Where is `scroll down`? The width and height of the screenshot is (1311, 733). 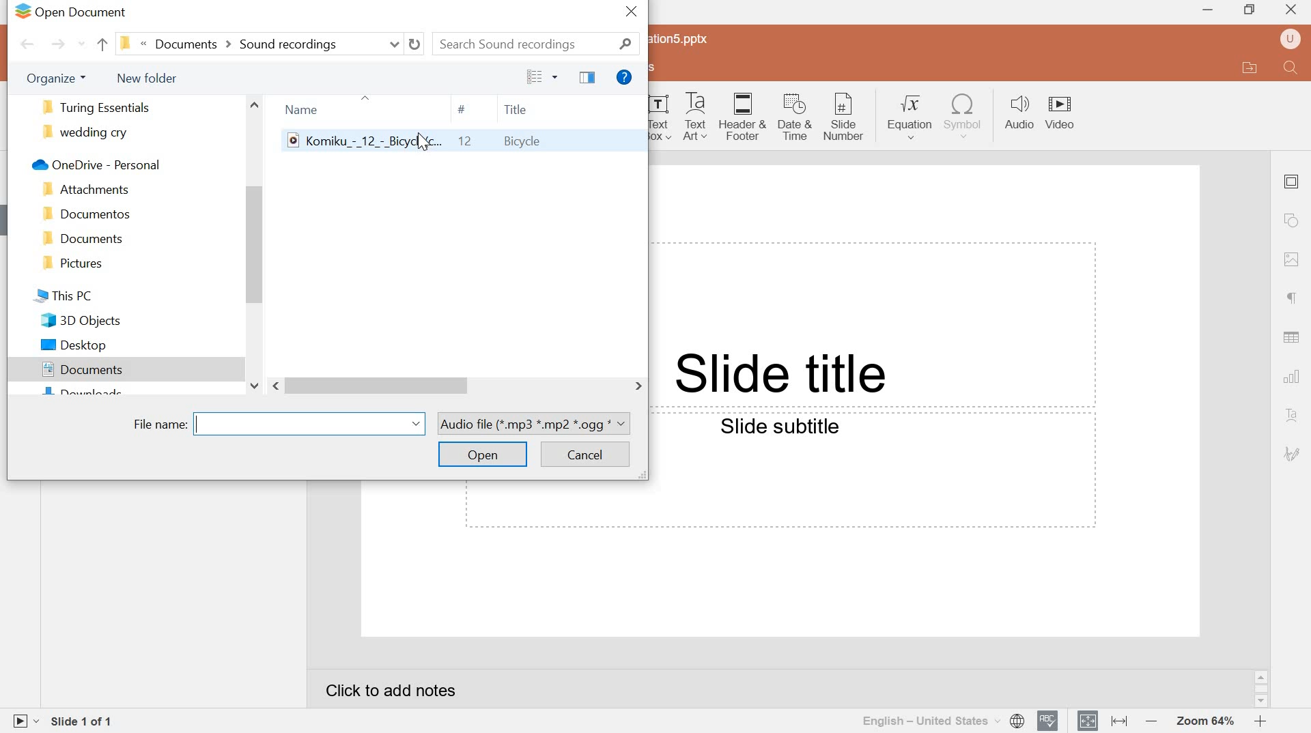
scroll down is located at coordinates (1261, 702).